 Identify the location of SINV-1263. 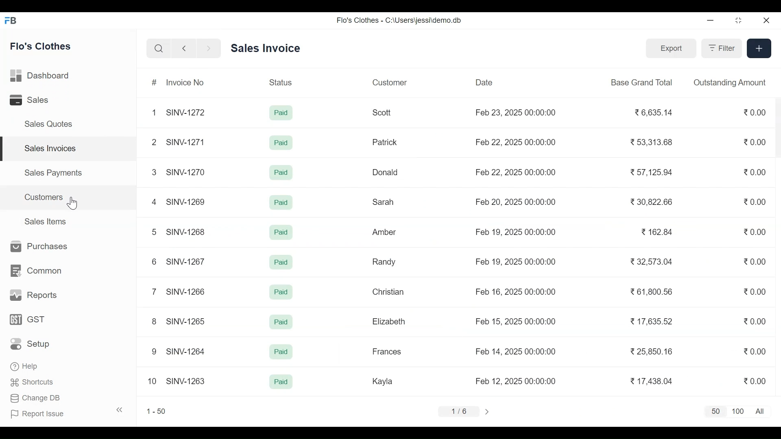
(188, 379).